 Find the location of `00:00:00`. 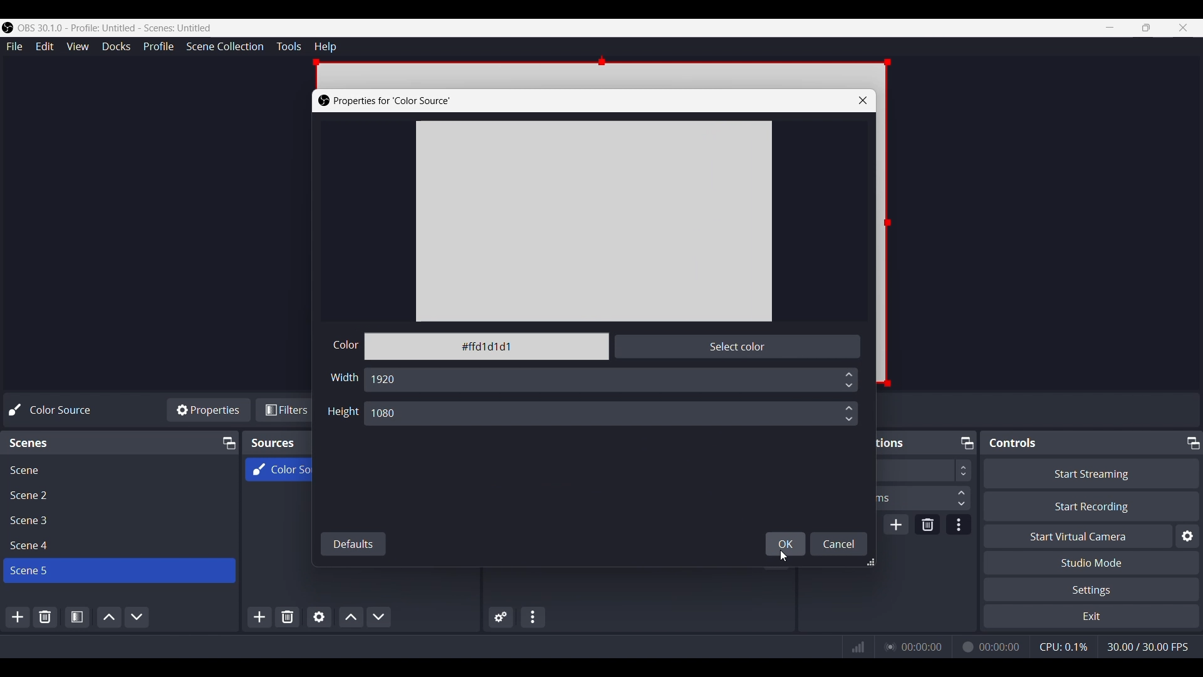

00:00:00 is located at coordinates (923, 646).